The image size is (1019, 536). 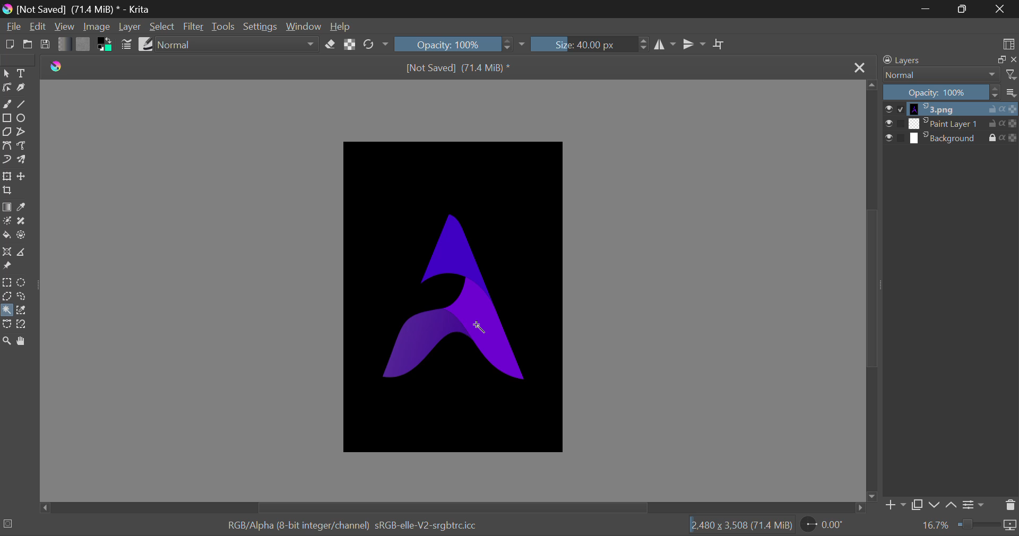 I want to click on Rotate Image, so click(x=376, y=45).